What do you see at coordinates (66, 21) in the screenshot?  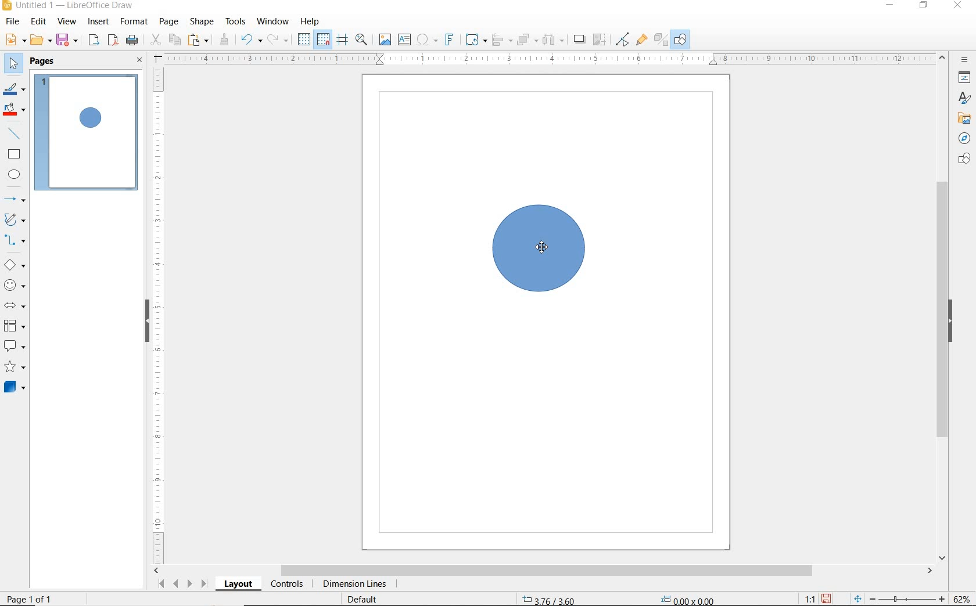 I see `VIEW` at bounding box center [66, 21].